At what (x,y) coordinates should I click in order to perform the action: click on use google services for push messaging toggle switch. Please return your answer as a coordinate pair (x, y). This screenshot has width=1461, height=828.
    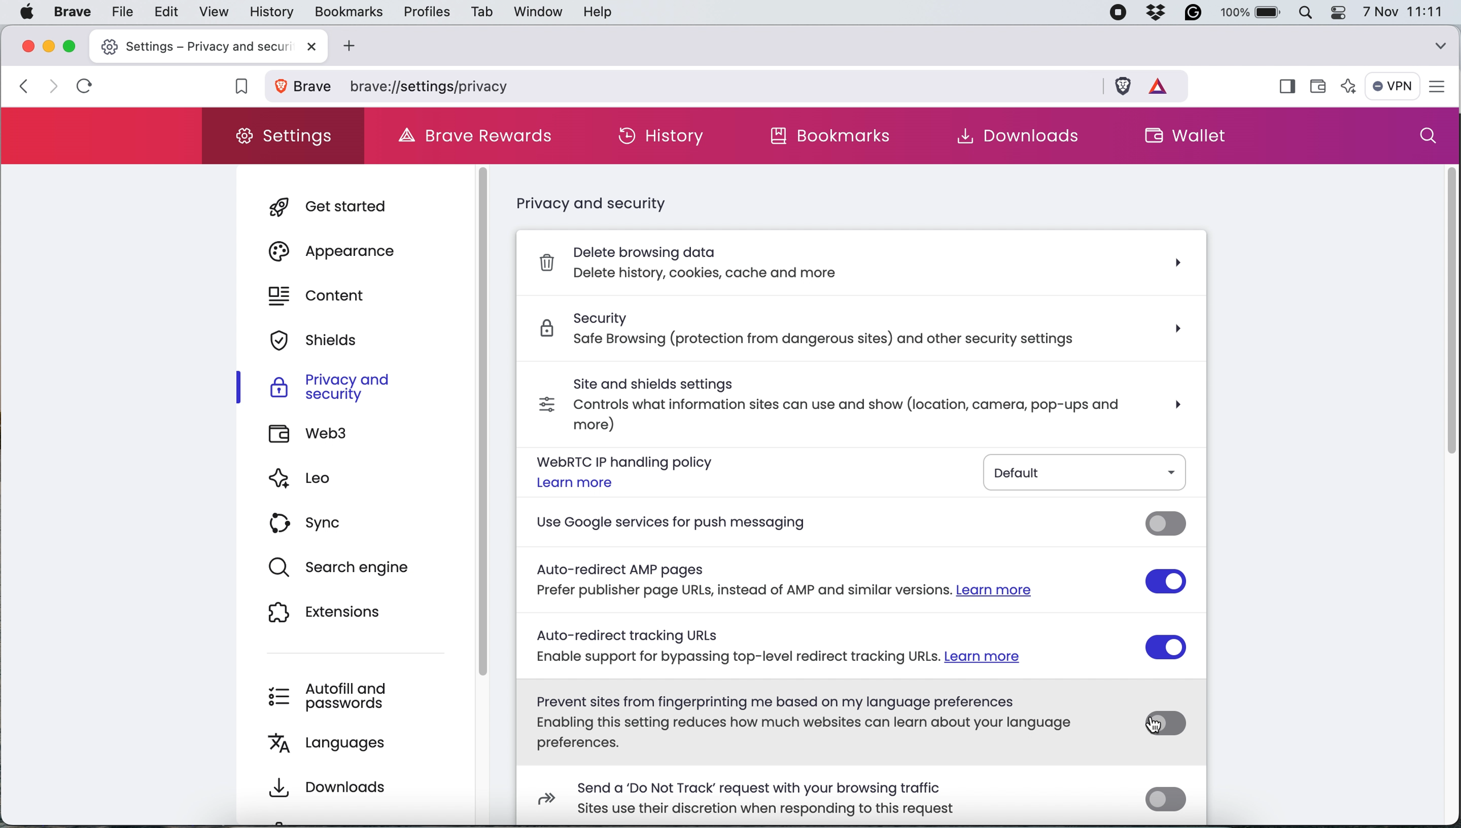
    Looking at the image, I should click on (1166, 524).